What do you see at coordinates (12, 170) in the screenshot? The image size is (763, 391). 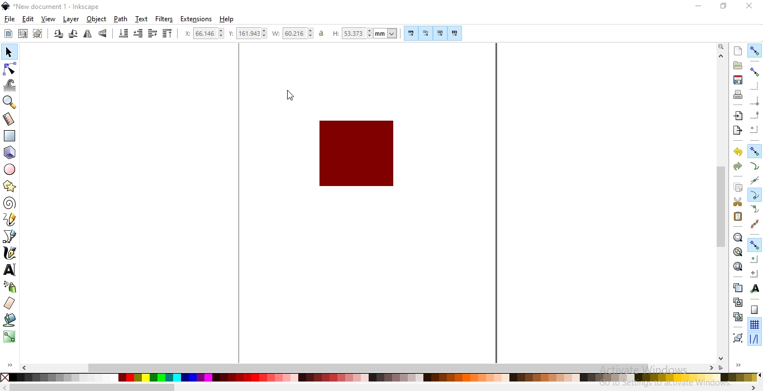 I see `creates circles, arcs and ellipses` at bounding box center [12, 170].